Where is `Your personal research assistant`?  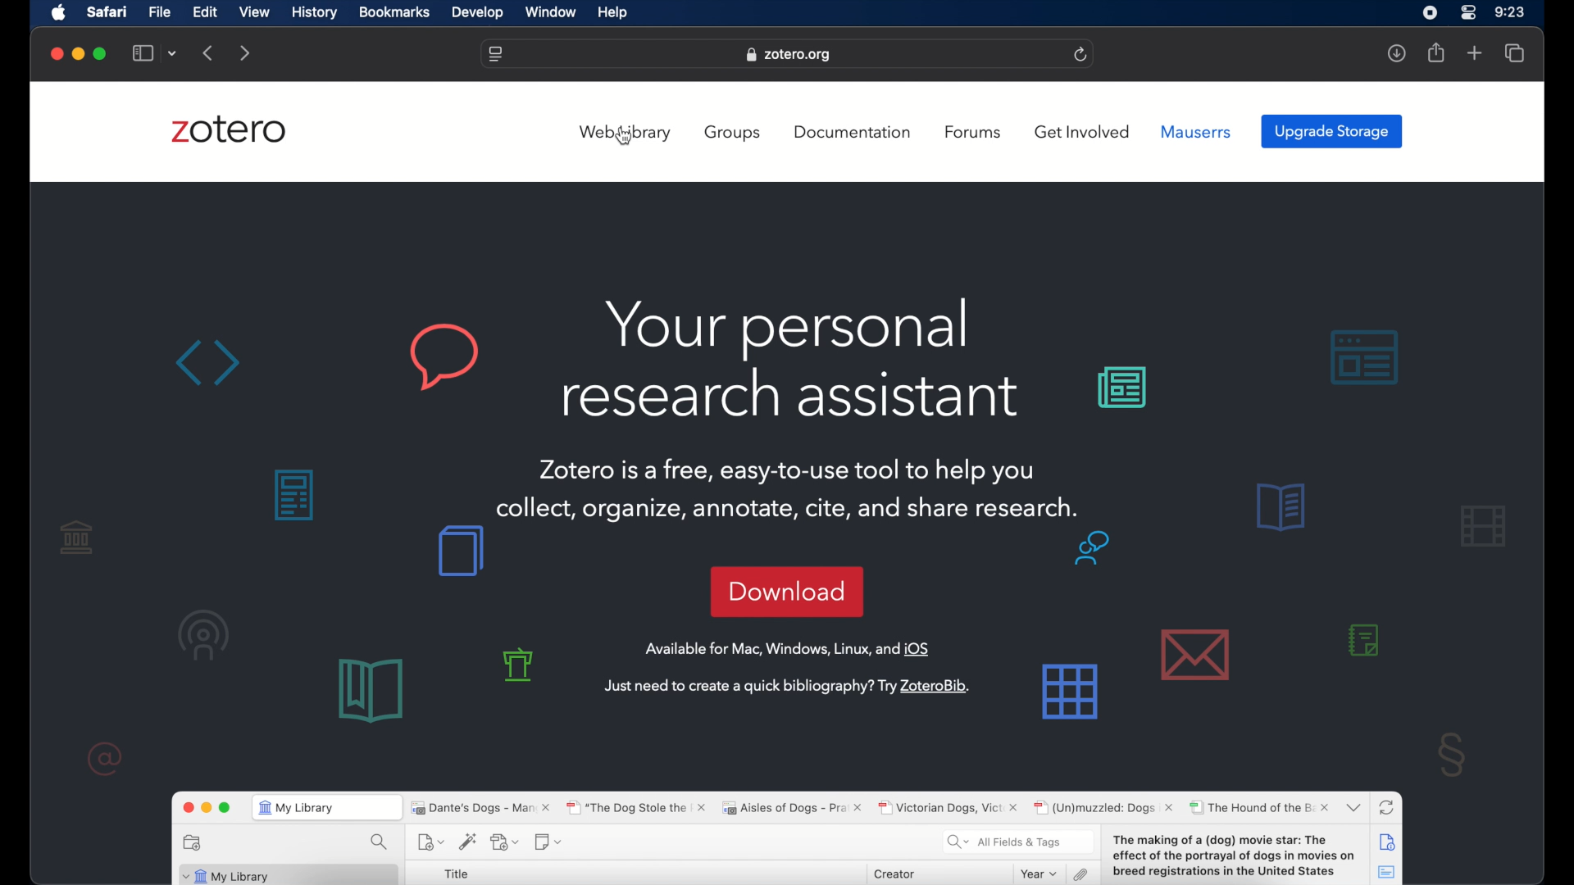
Your personal research assistant is located at coordinates (789, 359).